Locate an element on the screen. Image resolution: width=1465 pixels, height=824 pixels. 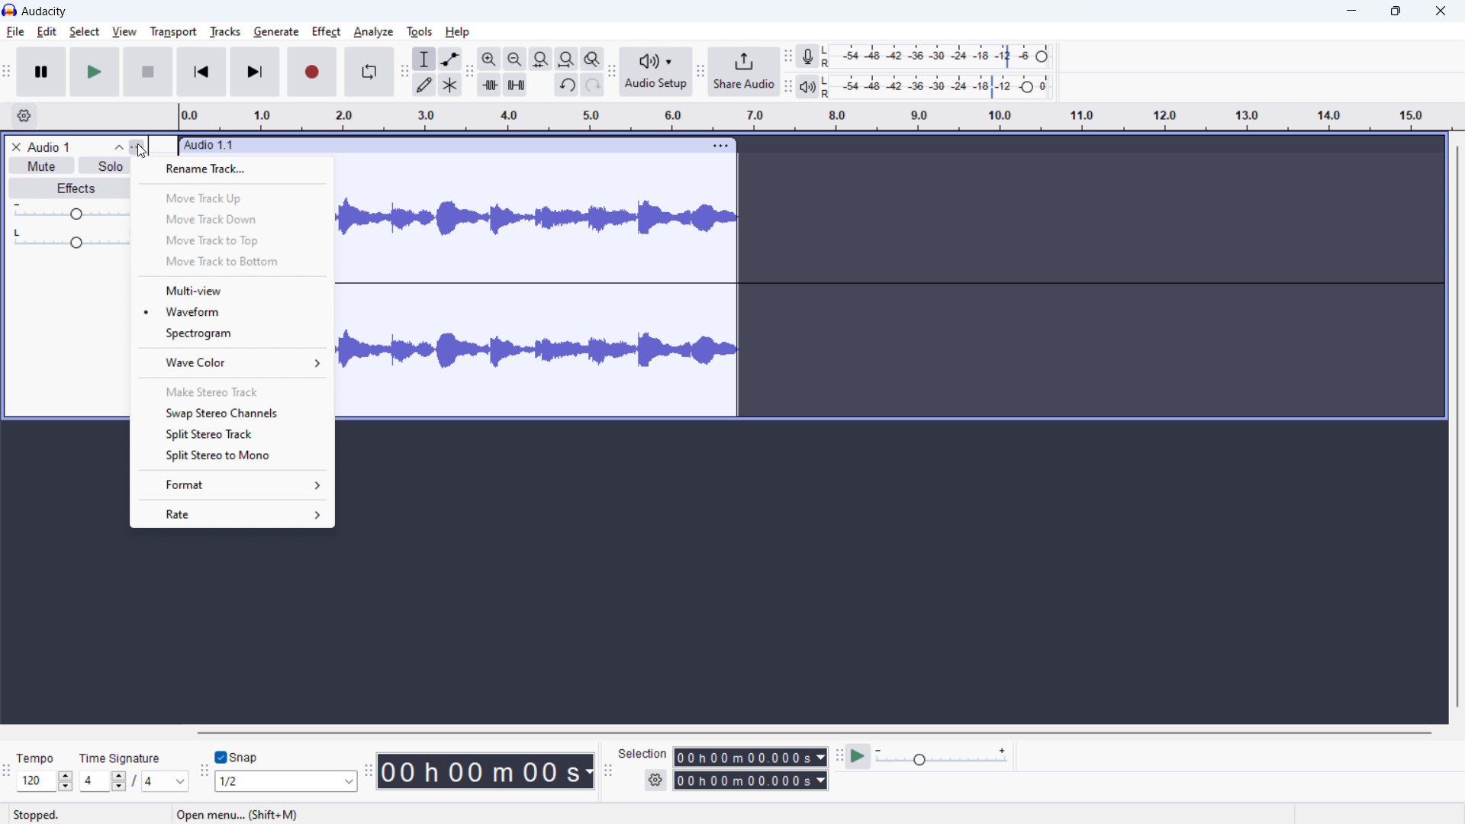
pause is located at coordinates (42, 72).